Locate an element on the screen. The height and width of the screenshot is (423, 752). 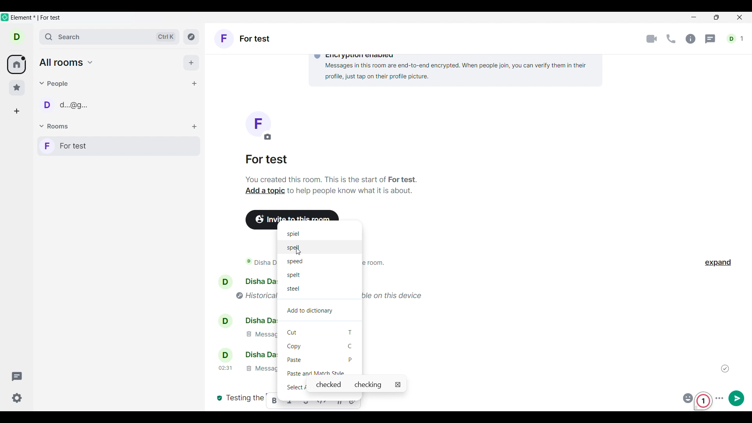
Search room is located at coordinates (110, 37).